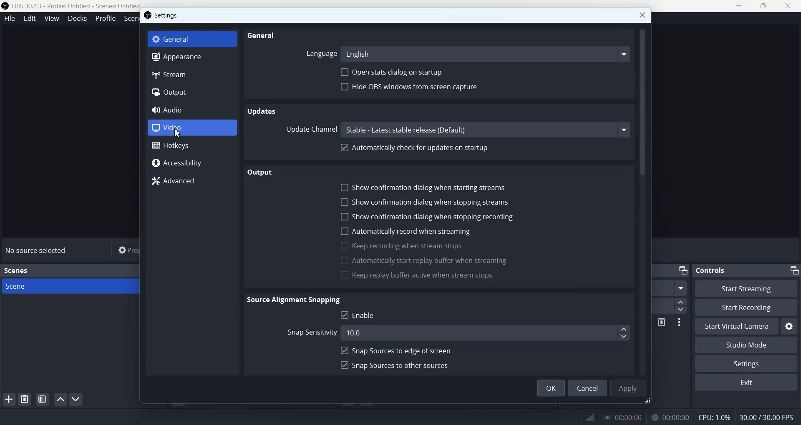 The image size is (801, 425). What do you see at coordinates (713, 417) in the screenshot?
I see `CPU: 1.0%` at bounding box center [713, 417].